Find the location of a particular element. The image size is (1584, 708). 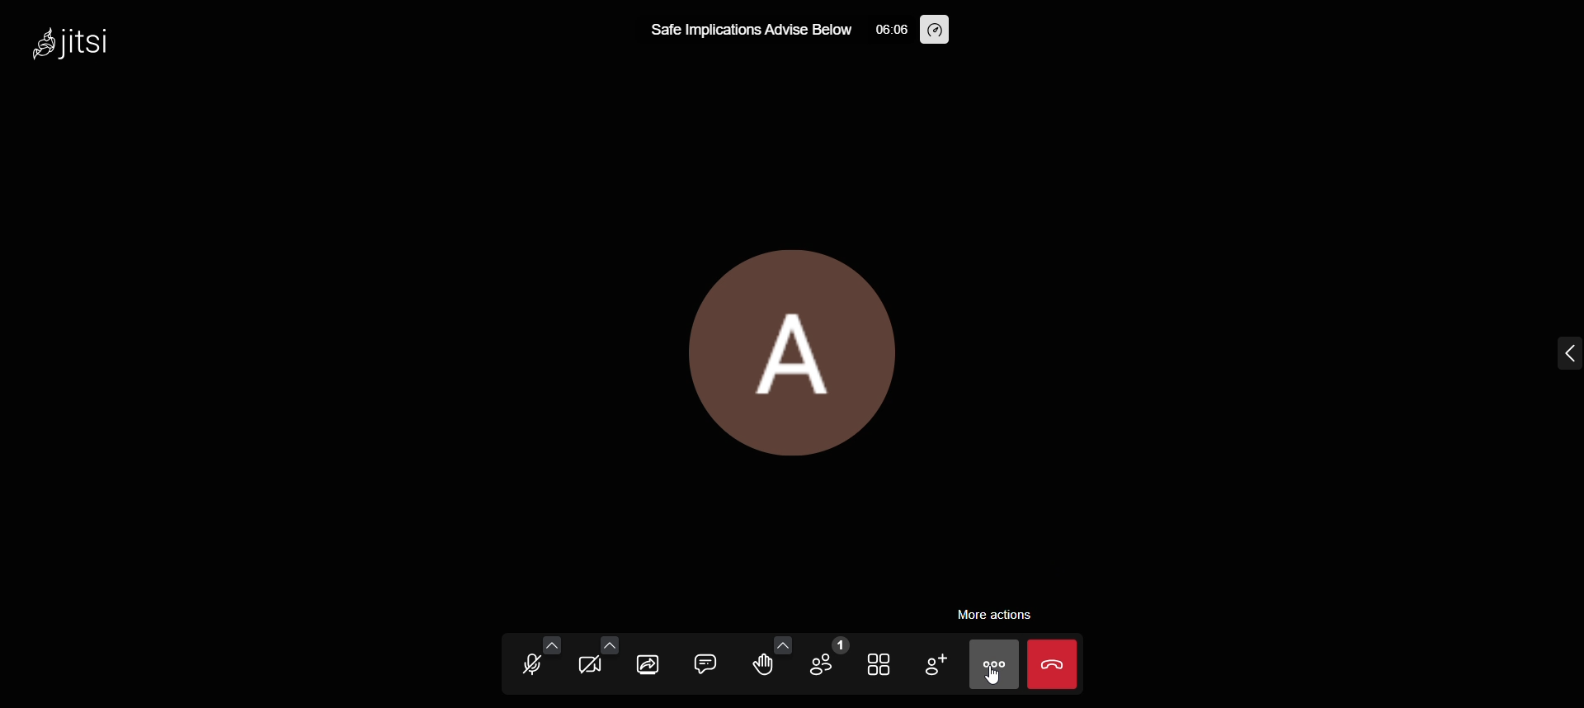

start camera is located at coordinates (592, 665).